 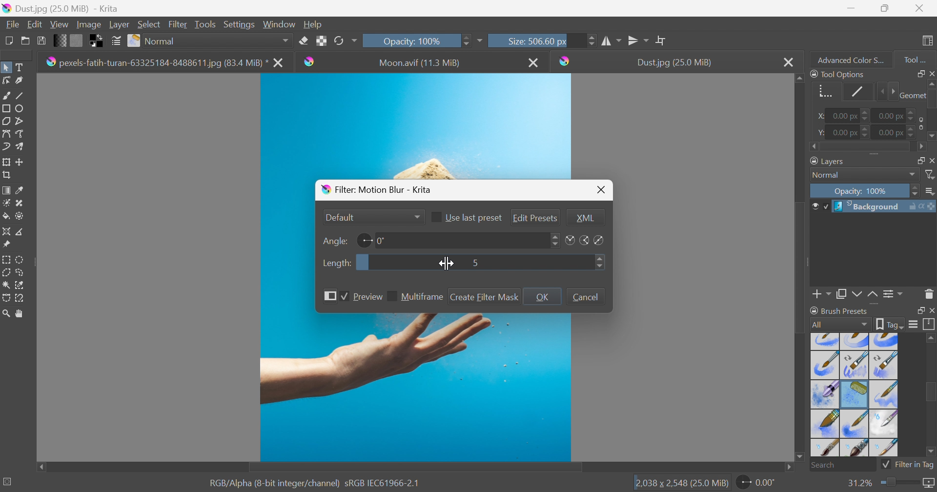 I want to click on Visible, so click(x=819, y=206).